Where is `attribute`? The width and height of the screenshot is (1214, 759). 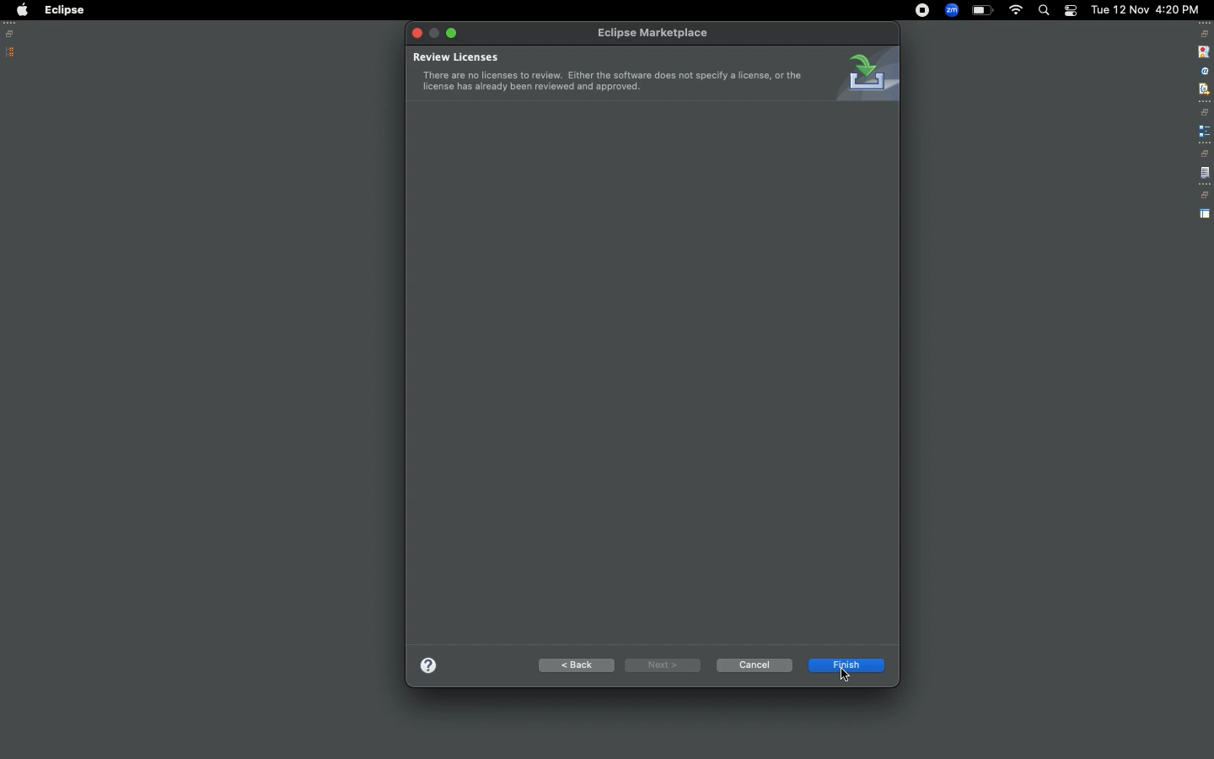 attribute is located at coordinates (1203, 72).